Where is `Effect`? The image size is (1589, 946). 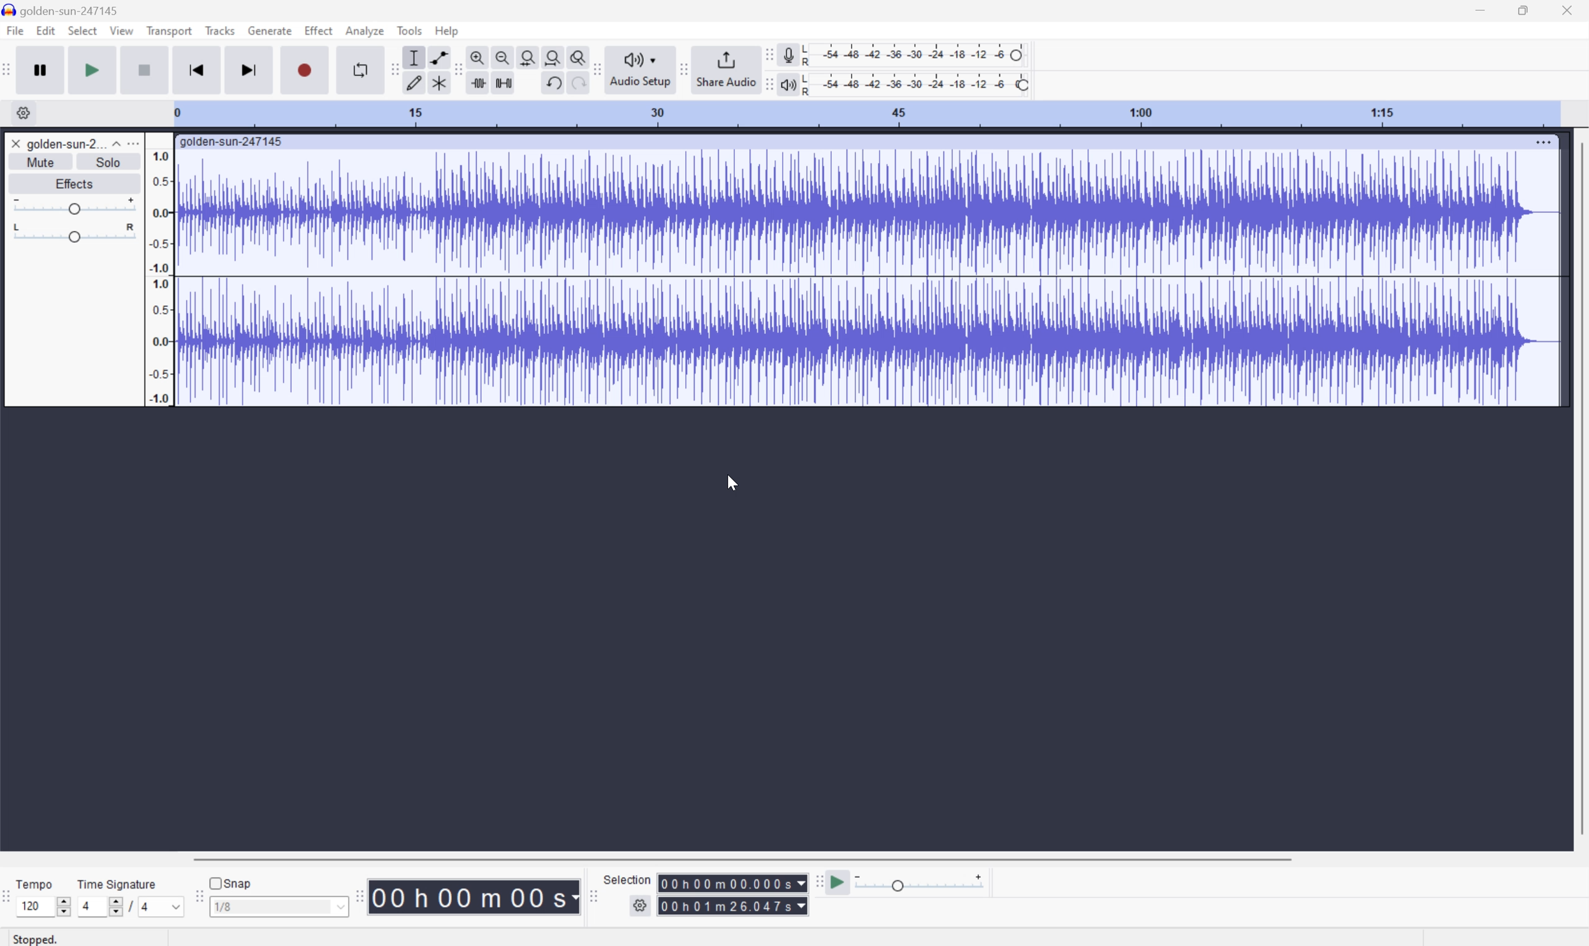
Effect is located at coordinates (319, 29).